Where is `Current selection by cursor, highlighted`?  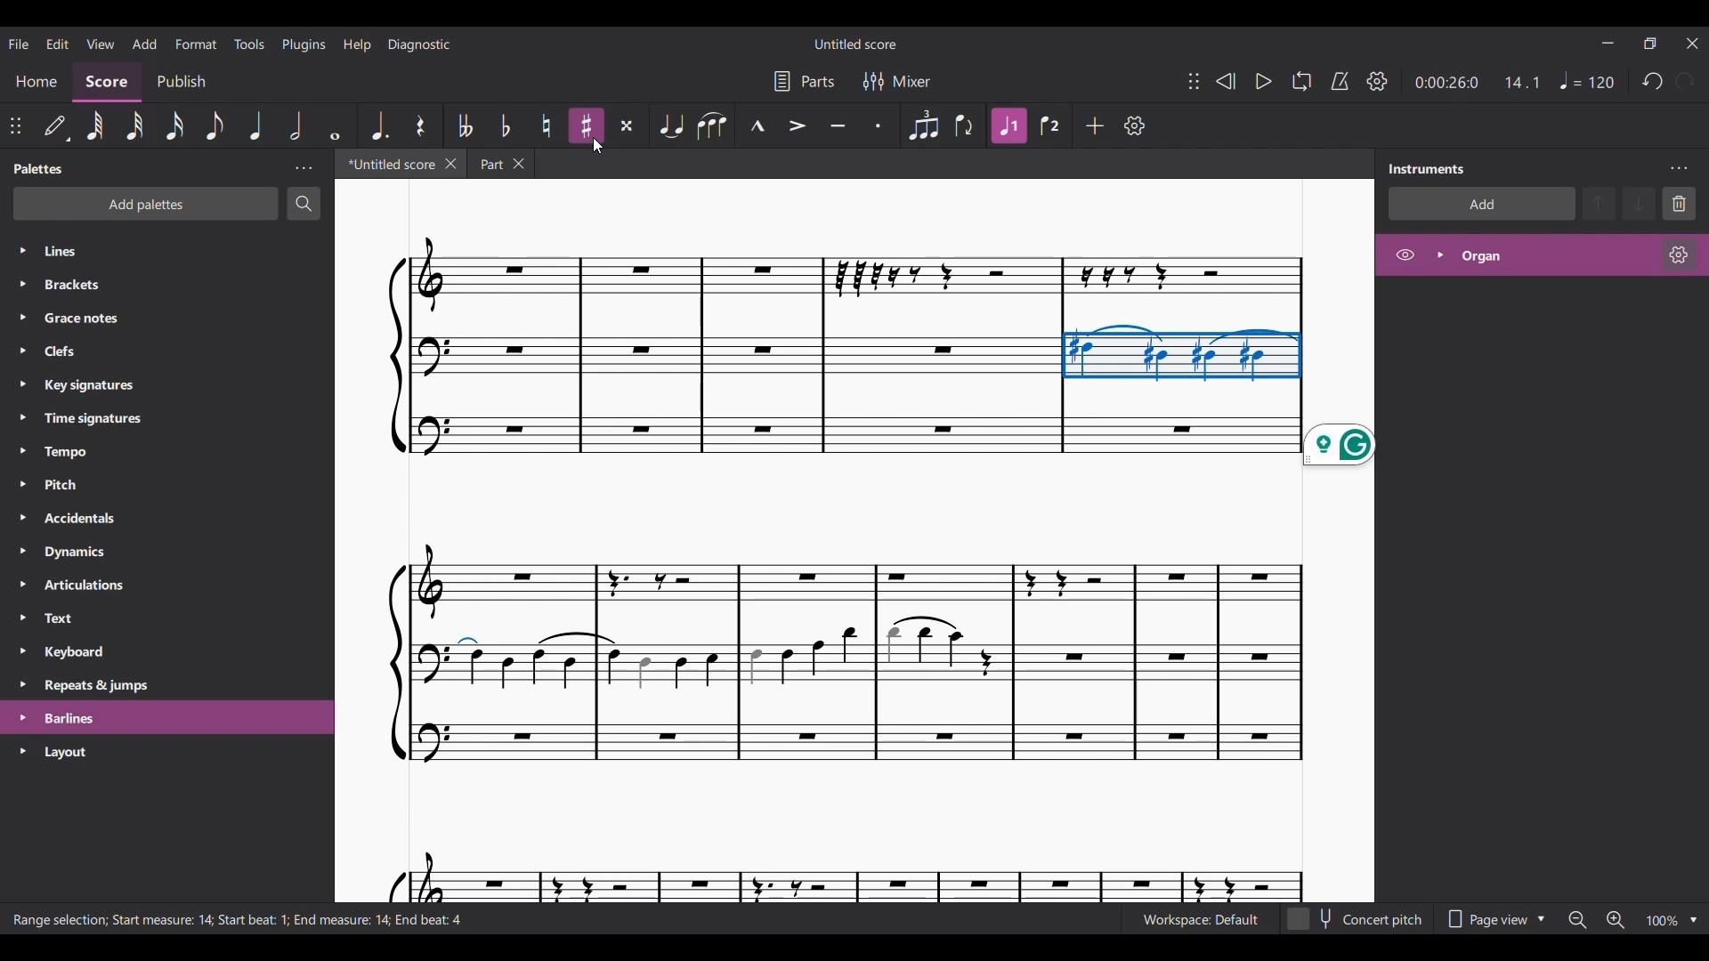
Current selection by cursor, highlighted is located at coordinates (585, 126).